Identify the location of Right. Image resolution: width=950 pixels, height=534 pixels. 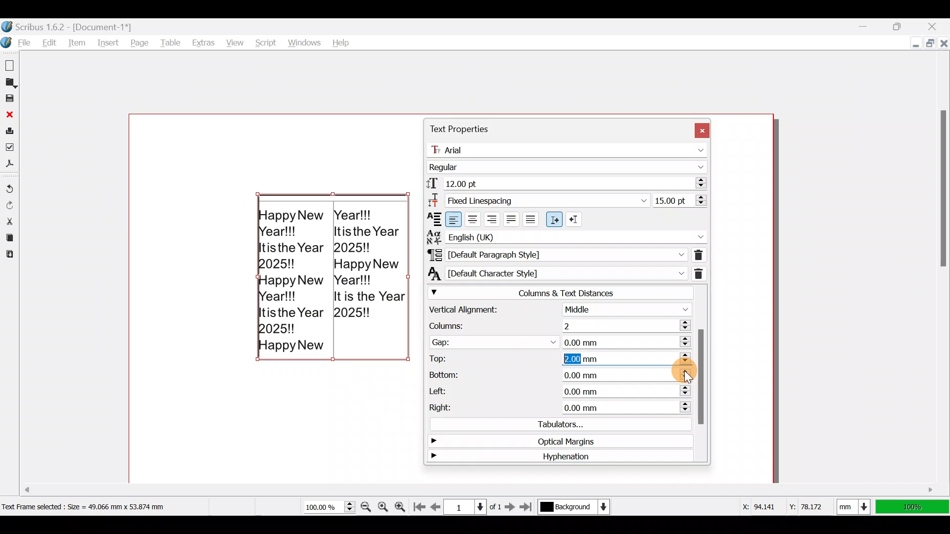
(556, 409).